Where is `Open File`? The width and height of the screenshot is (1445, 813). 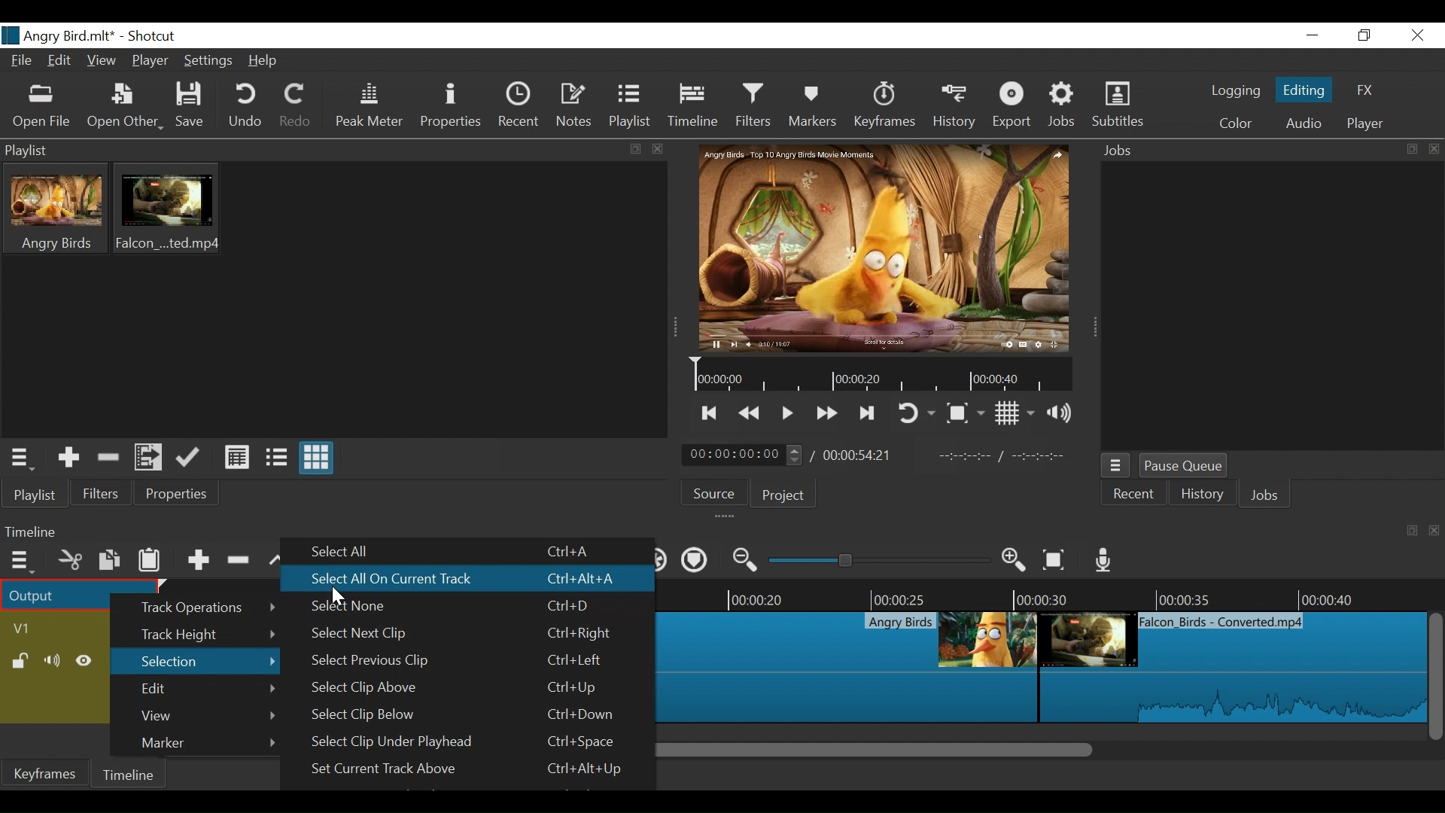
Open File is located at coordinates (125, 108).